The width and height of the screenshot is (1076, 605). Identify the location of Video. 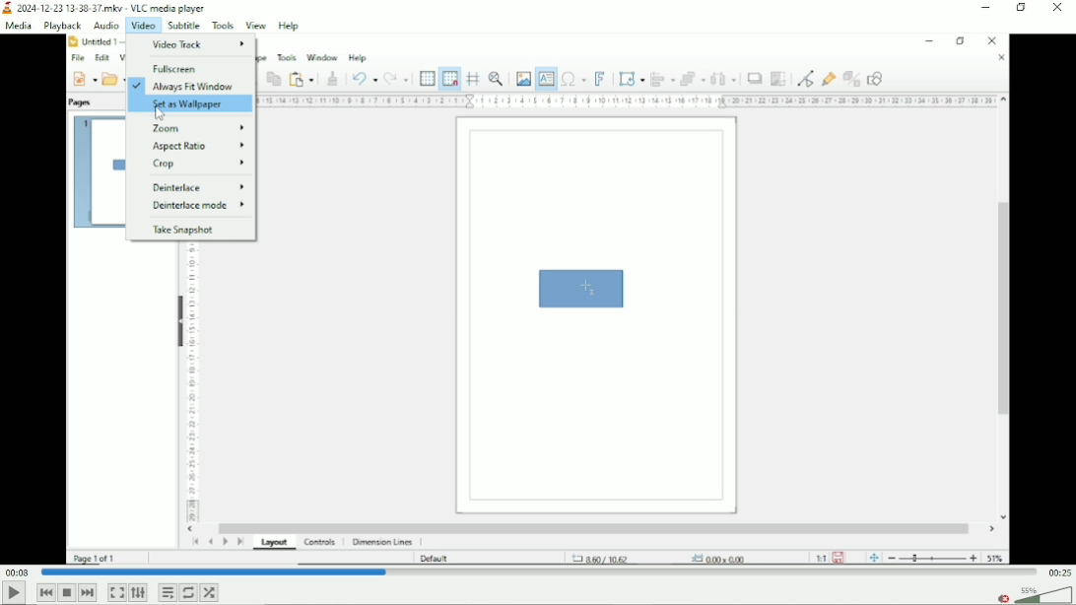
(642, 304).